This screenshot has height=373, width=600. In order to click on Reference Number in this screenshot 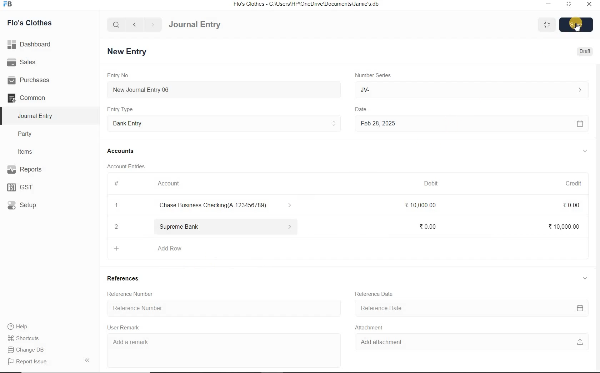, I will do `click(224, 308)`.